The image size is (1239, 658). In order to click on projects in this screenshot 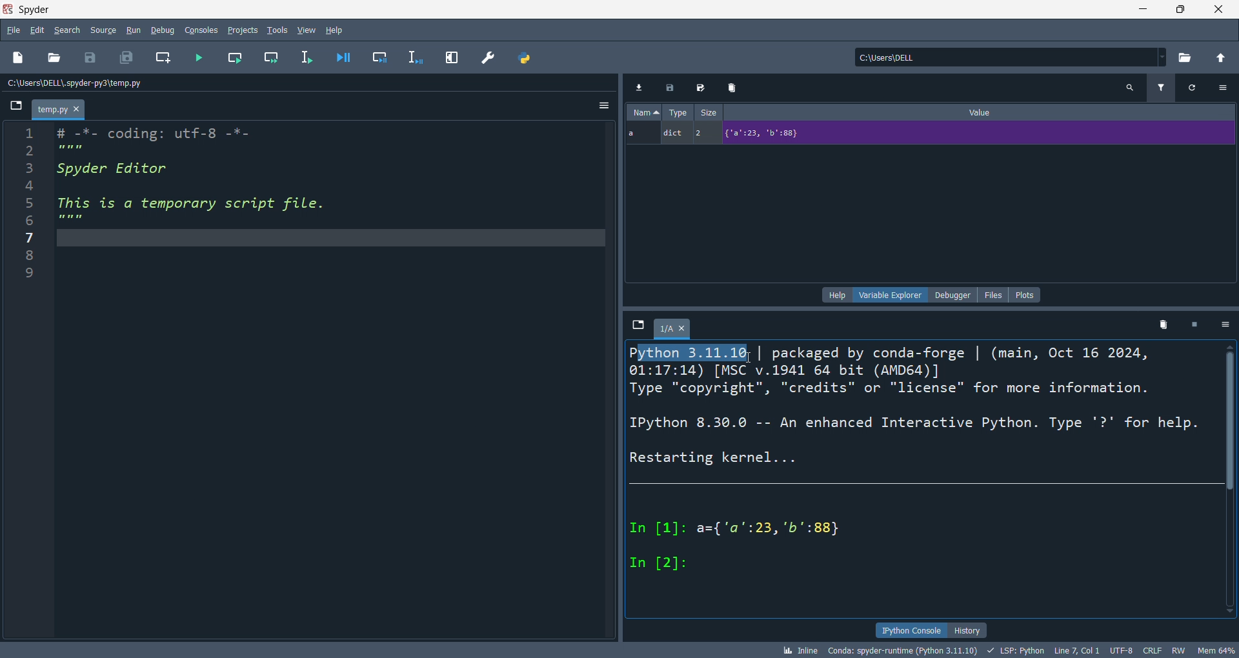, I will do `click(245, 30)`.